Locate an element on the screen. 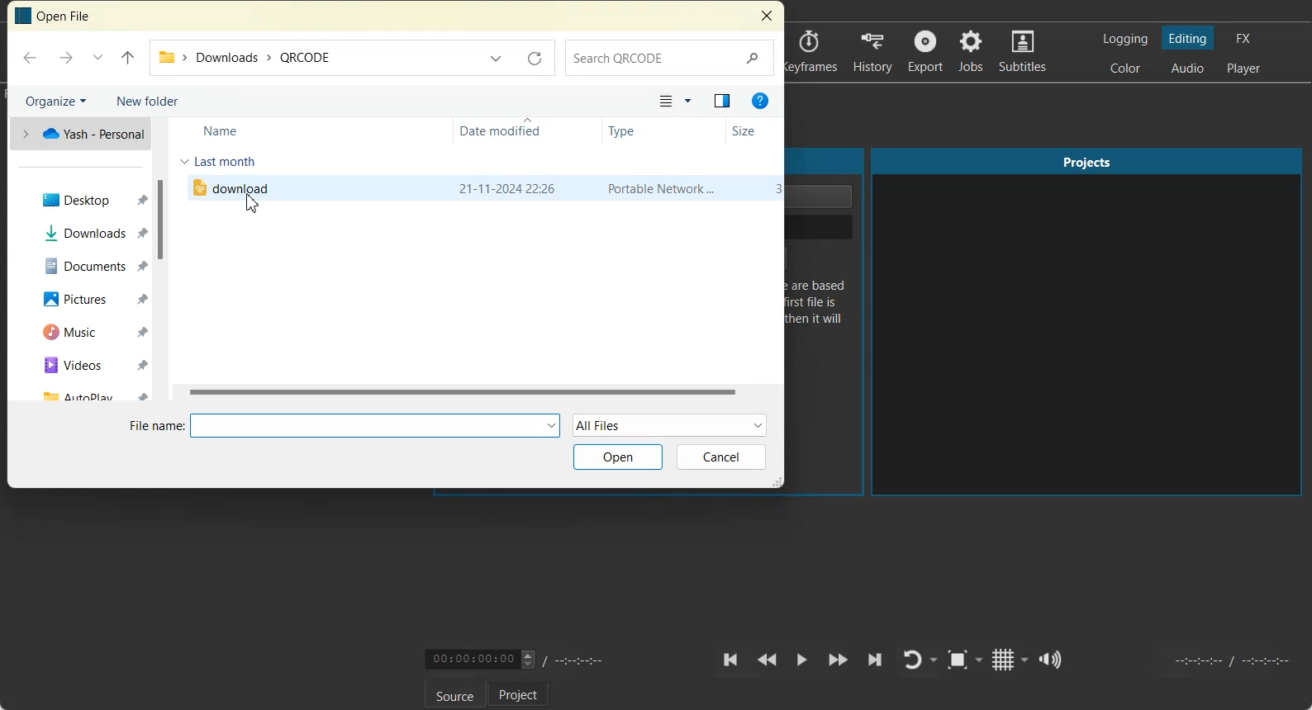 The image size is (1312, 710). File is located at coordinates (484, 187).